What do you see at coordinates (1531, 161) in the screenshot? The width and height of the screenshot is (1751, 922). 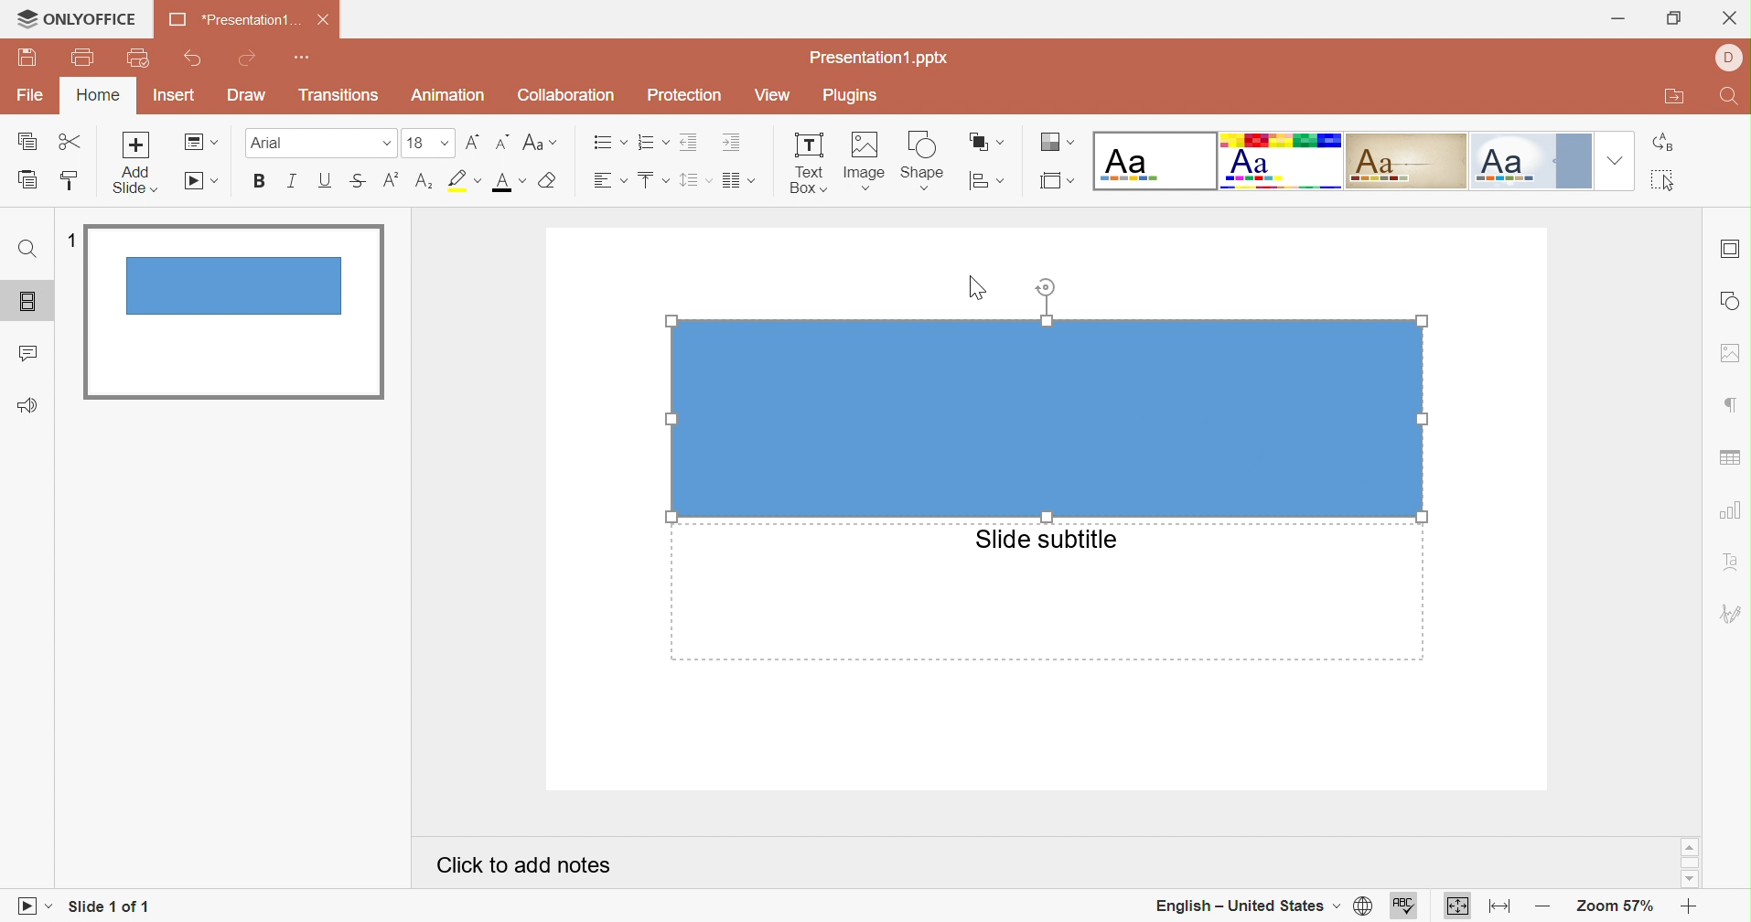 I see `Official` at bounding box center [1531, 161].